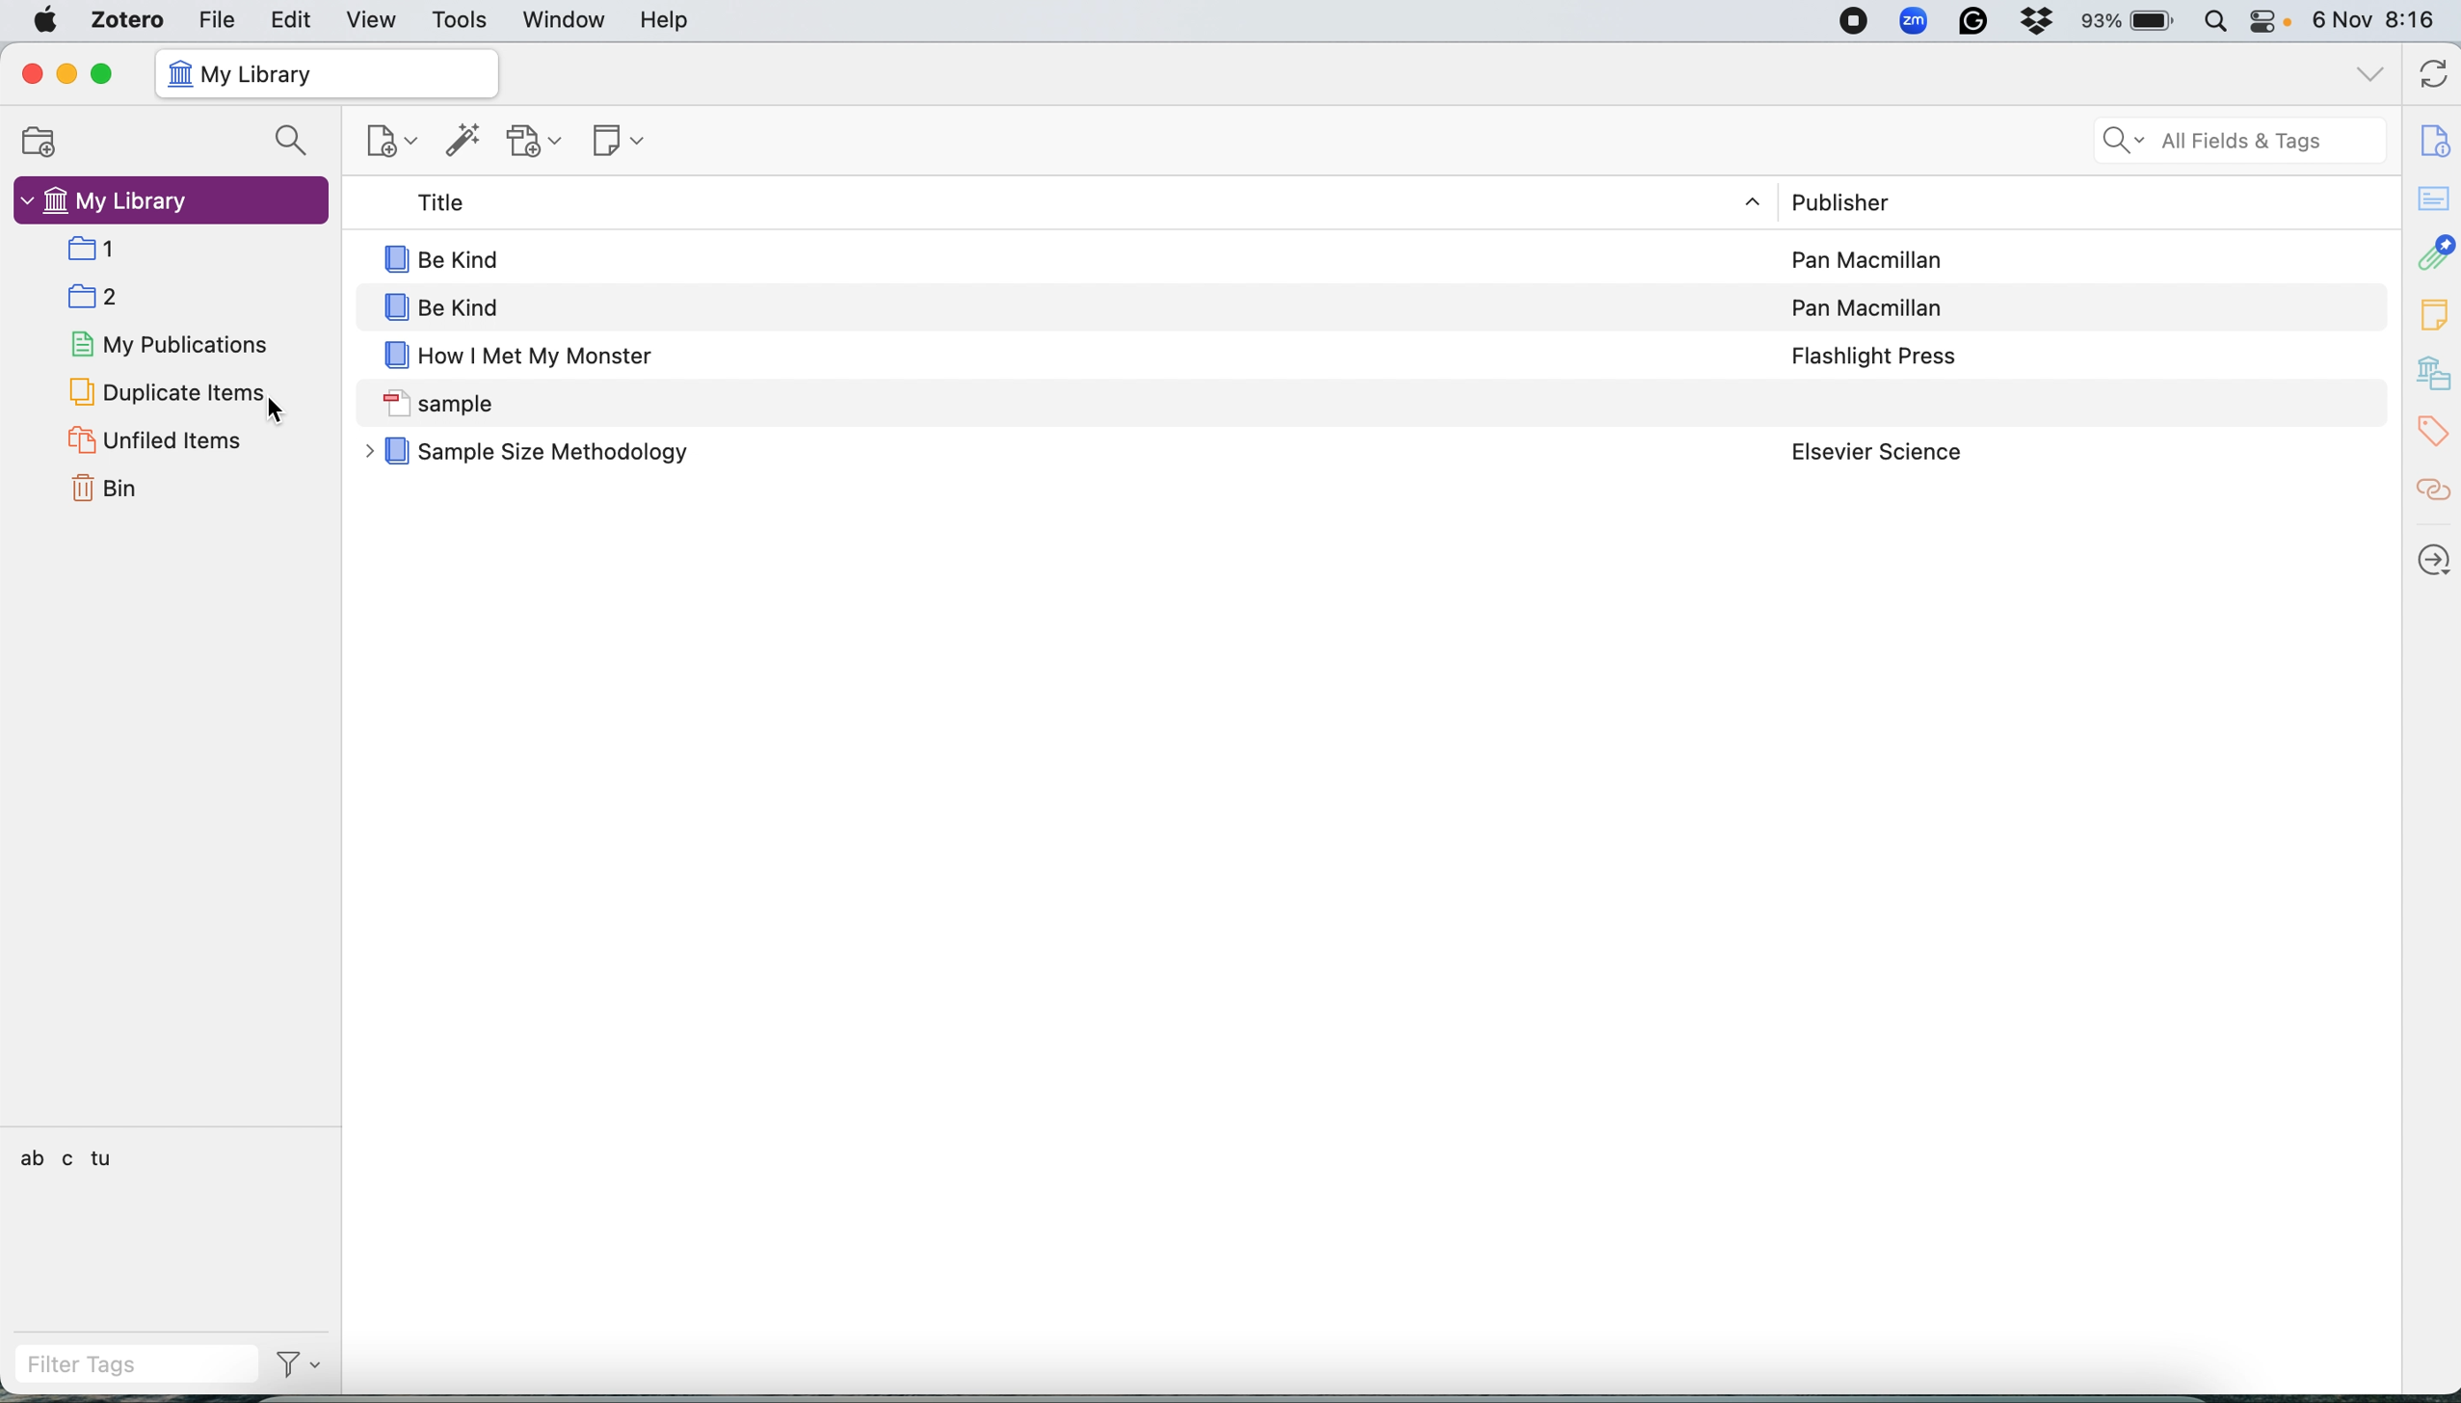 This screenshot has width=2461, height=1403. Describe the element at coordinates (109, 1364) in the screenshot. I see `filter tags` at that location.